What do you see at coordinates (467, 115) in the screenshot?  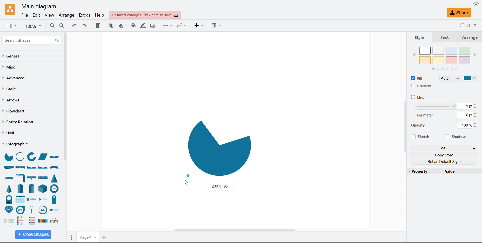 I see `Set line perimeter ` at bounding box center [467, 115].